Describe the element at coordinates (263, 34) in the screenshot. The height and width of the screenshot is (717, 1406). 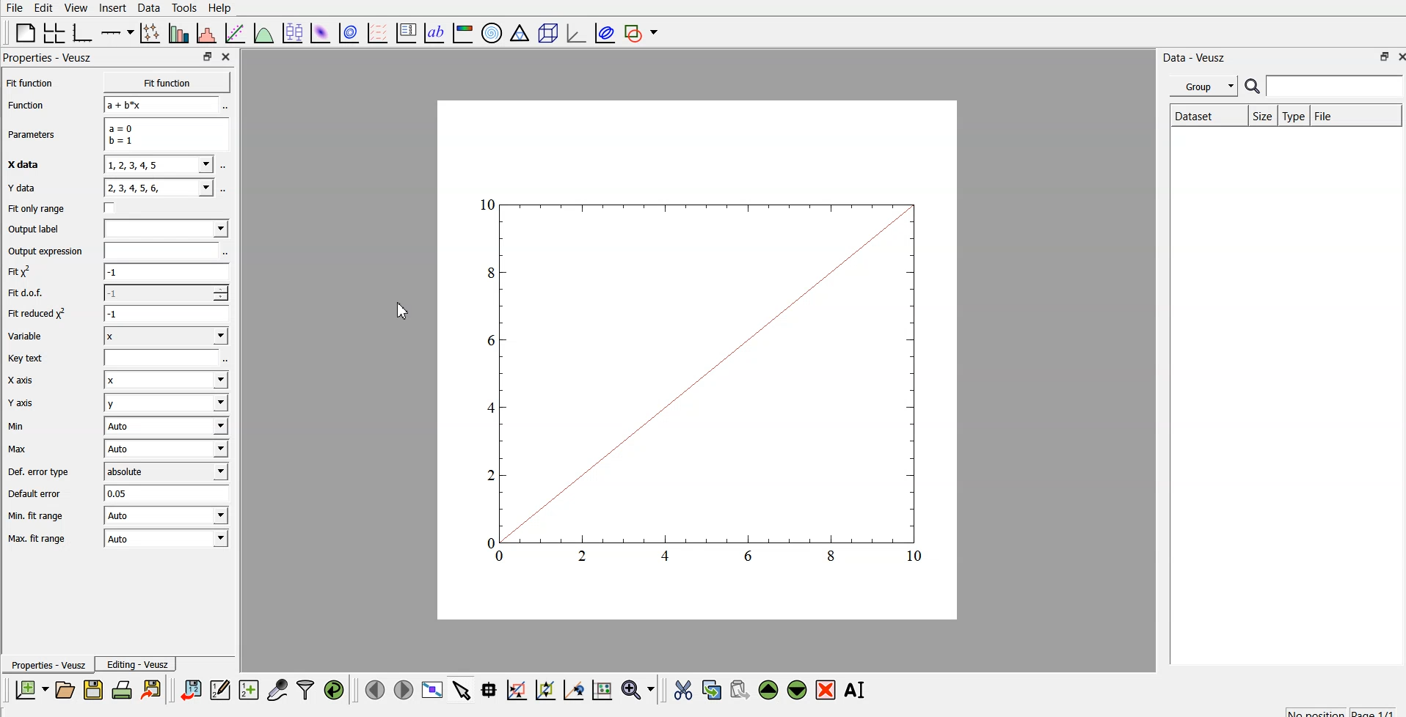
I see `plot a function` at that location.